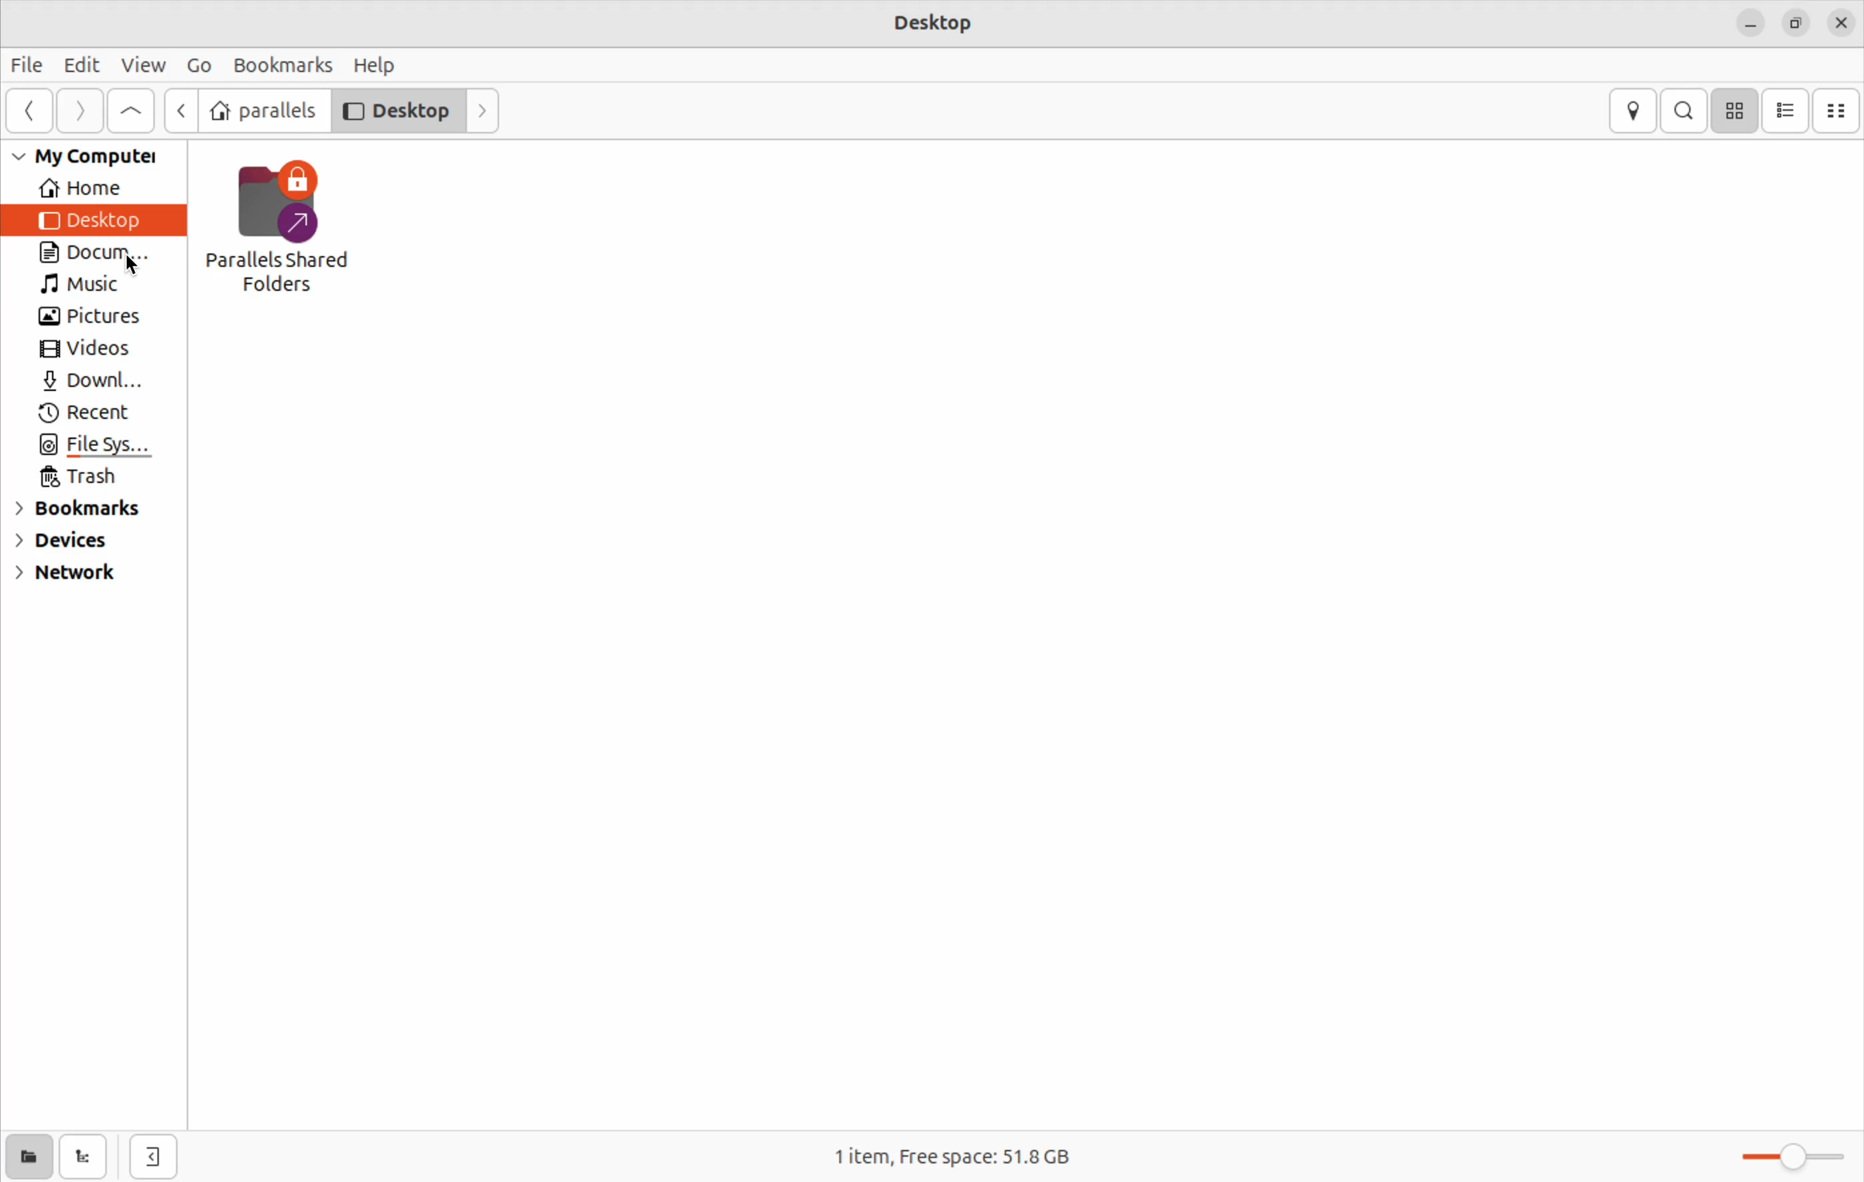  I want to click on toggle zoom, so click(1771, 1153).